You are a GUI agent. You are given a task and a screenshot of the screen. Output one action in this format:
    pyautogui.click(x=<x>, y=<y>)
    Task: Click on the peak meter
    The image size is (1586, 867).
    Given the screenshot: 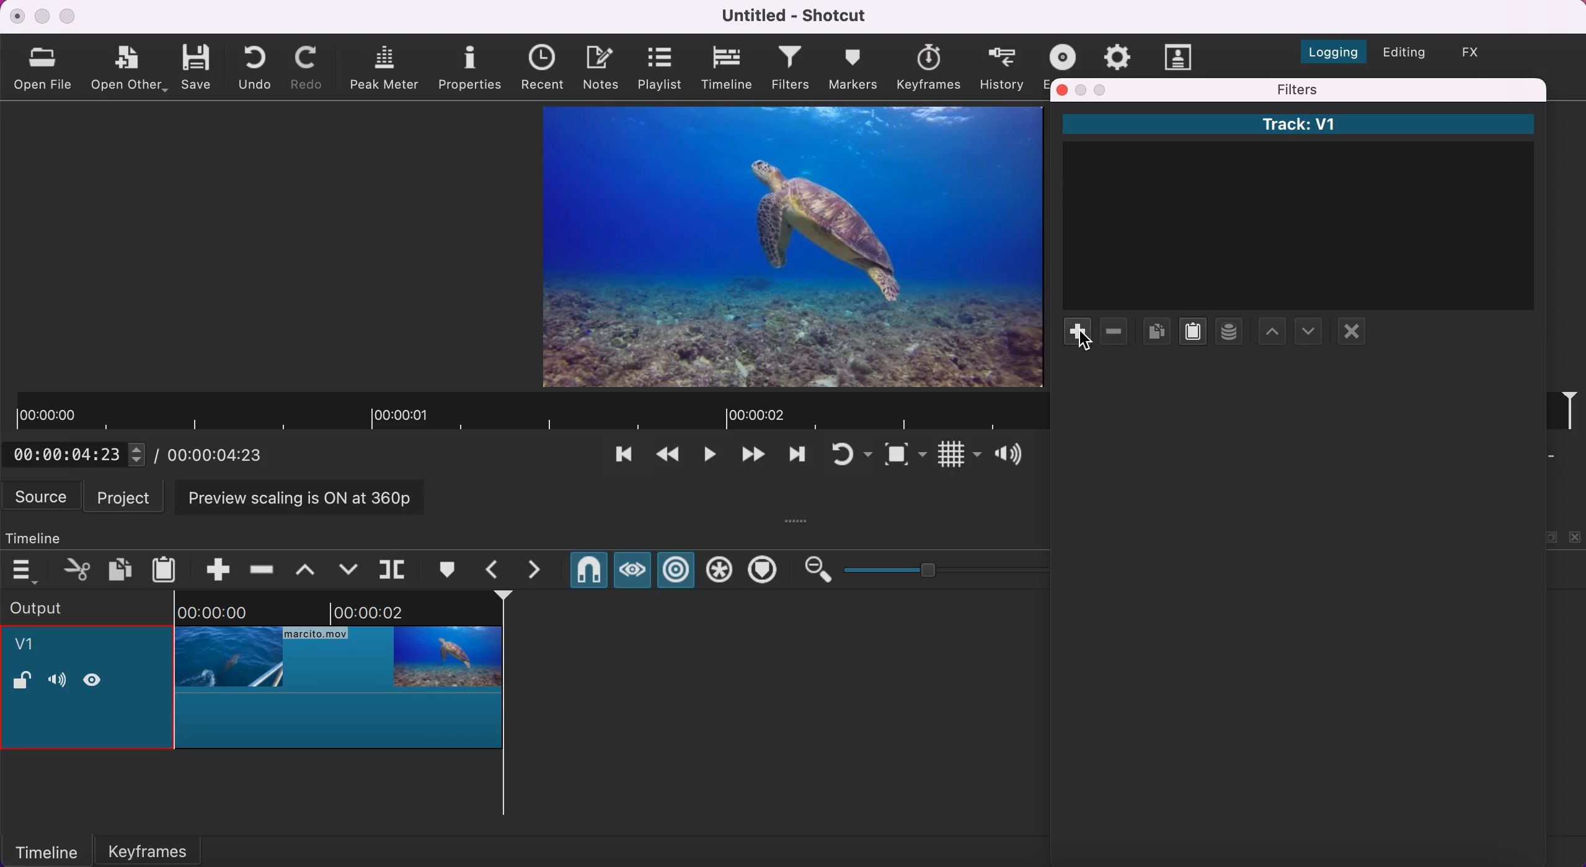 What is the action you would take?
    pyautogui.click(x=387, y=68)
    